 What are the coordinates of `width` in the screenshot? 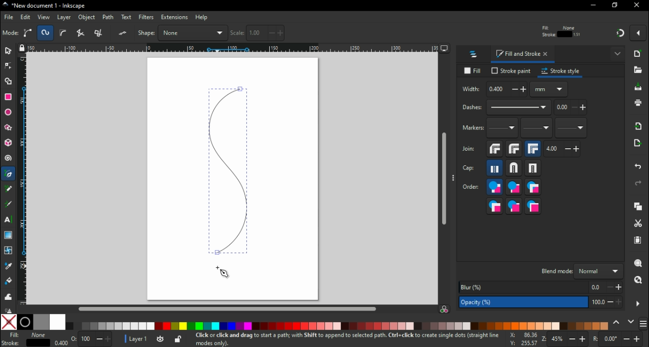 It's located at (495, 91).